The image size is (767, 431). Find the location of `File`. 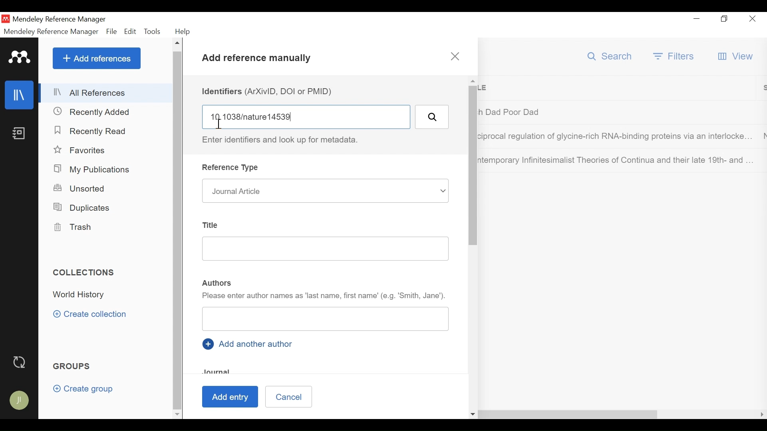

File is located at coordinates (112, 32).